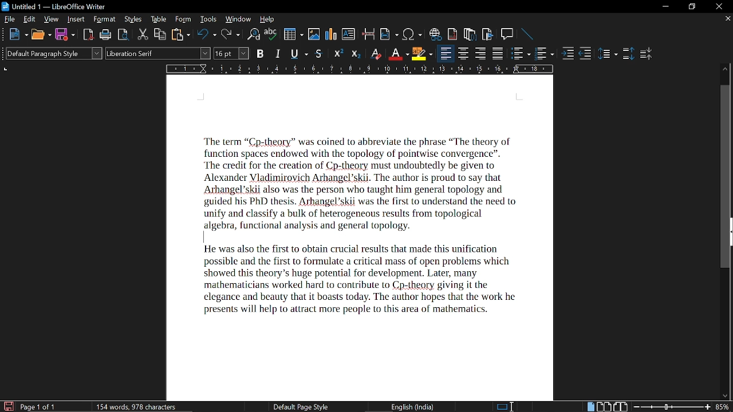  I want to click on Vertical scrollbar, so click(727, 178).